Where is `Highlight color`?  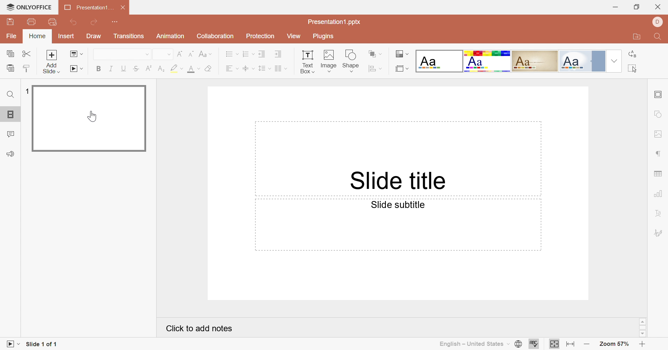
Highlight color is located at coordinates (176, 68).